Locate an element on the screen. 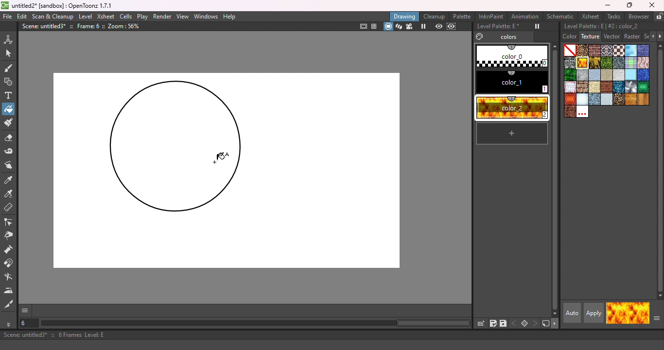 This screenshot has width=664, height=350. Style picker tool is located at coordinates (11, 180).